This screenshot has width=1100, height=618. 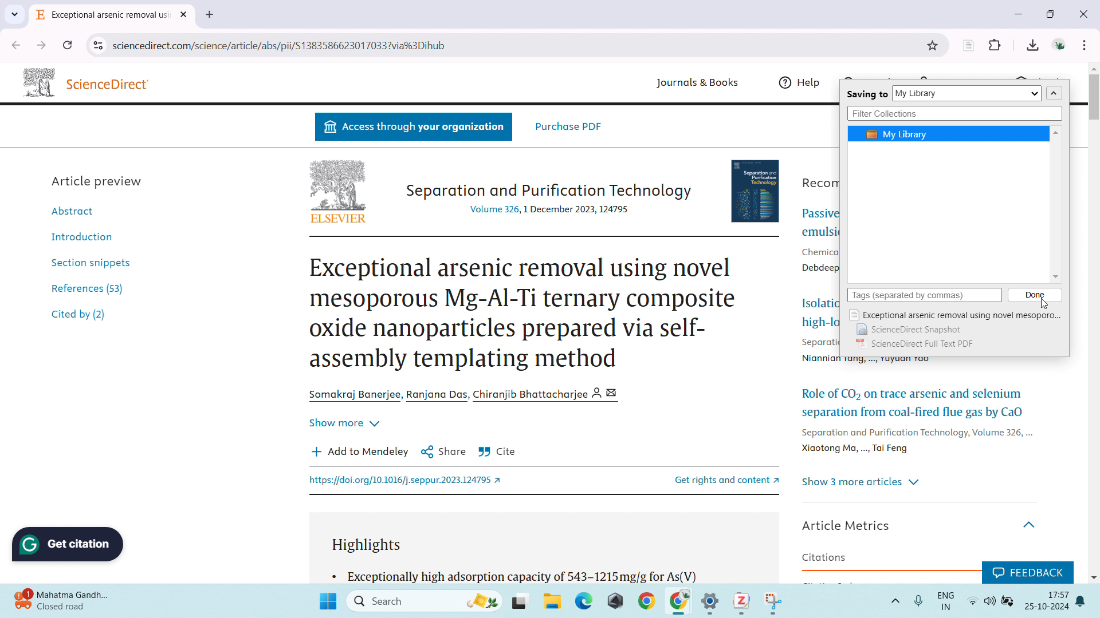 I want to click on scroll up, so click(x=1093, y=68).